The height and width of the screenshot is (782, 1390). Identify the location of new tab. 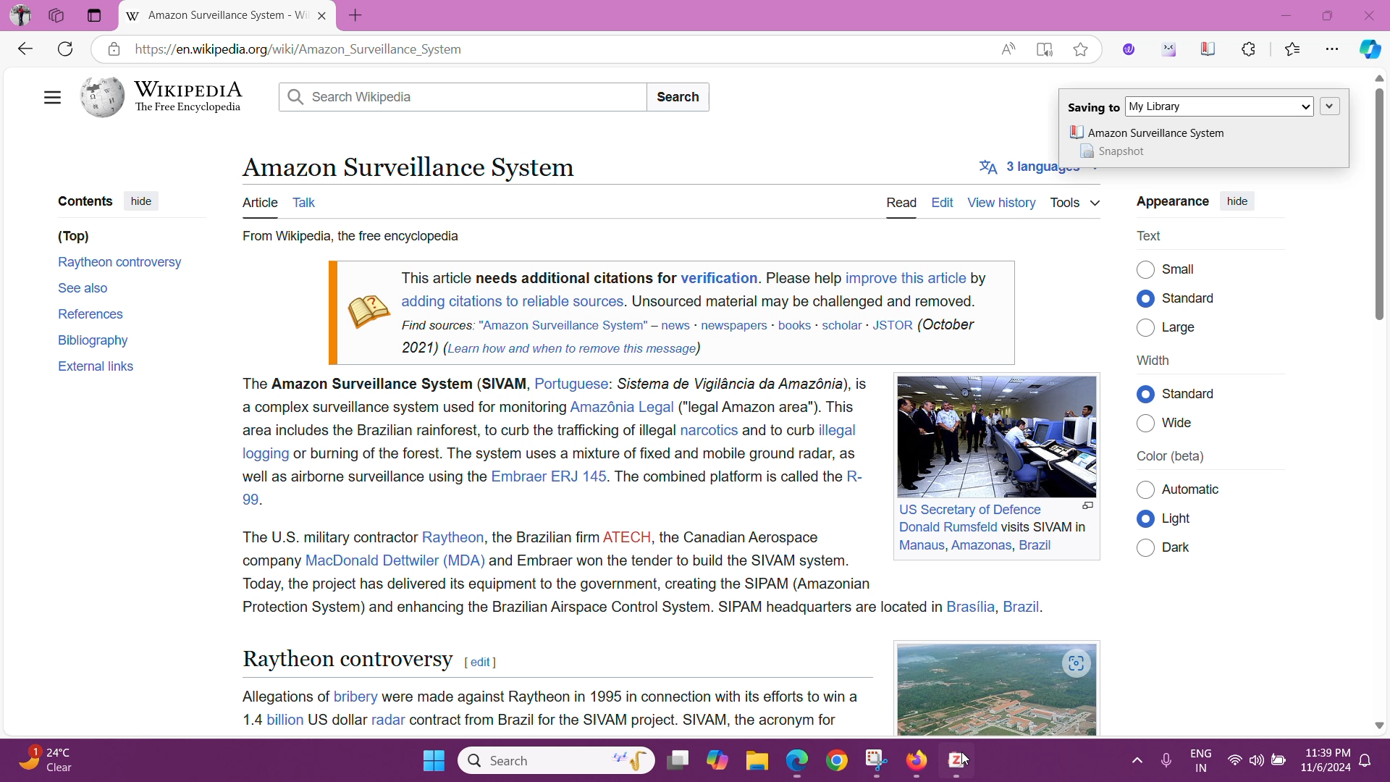
(358, 16).